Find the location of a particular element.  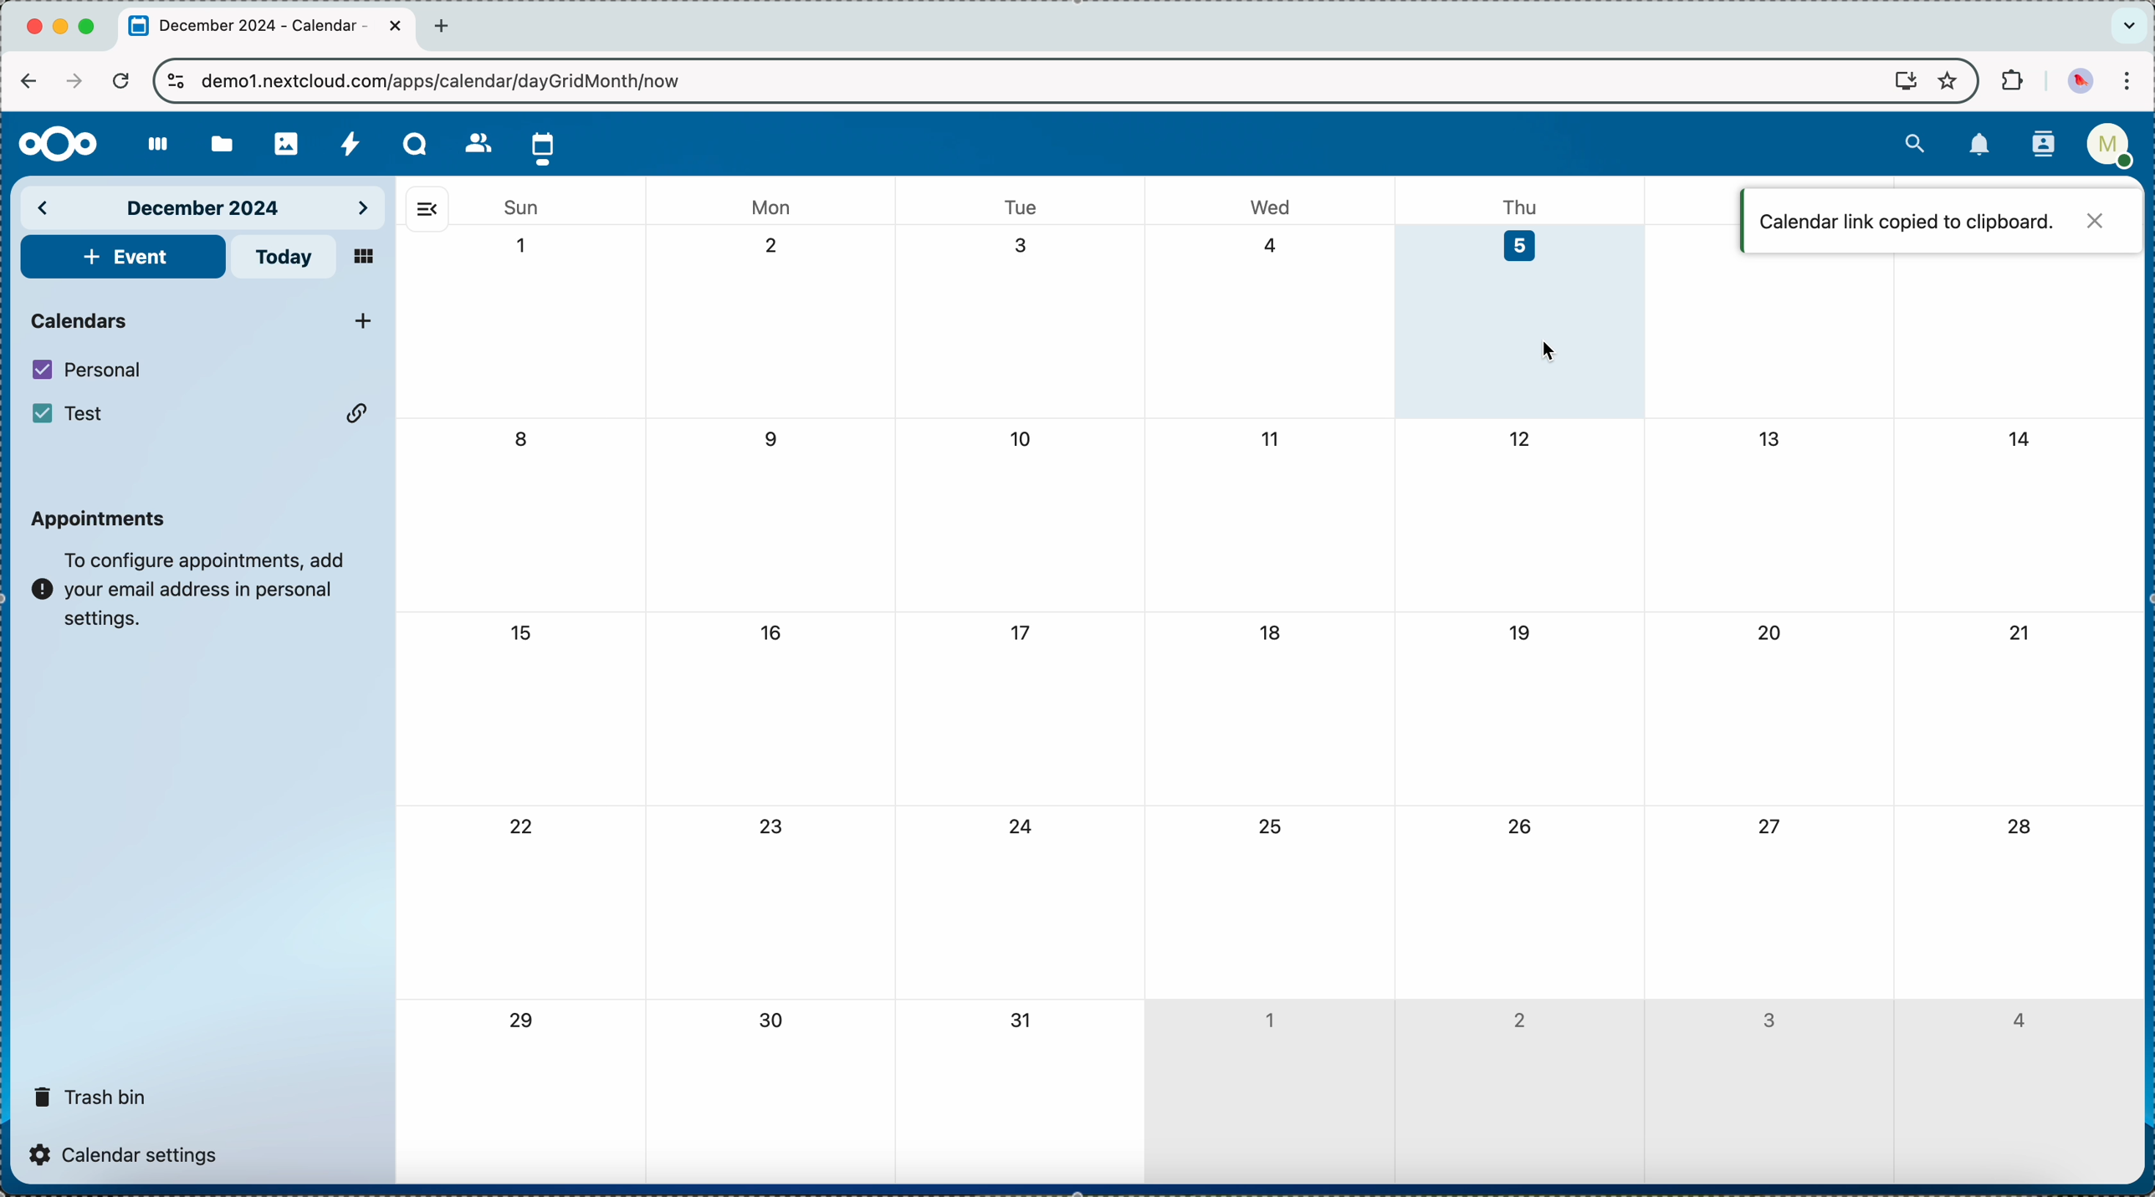

screen is located at coordinates (1897, 82).